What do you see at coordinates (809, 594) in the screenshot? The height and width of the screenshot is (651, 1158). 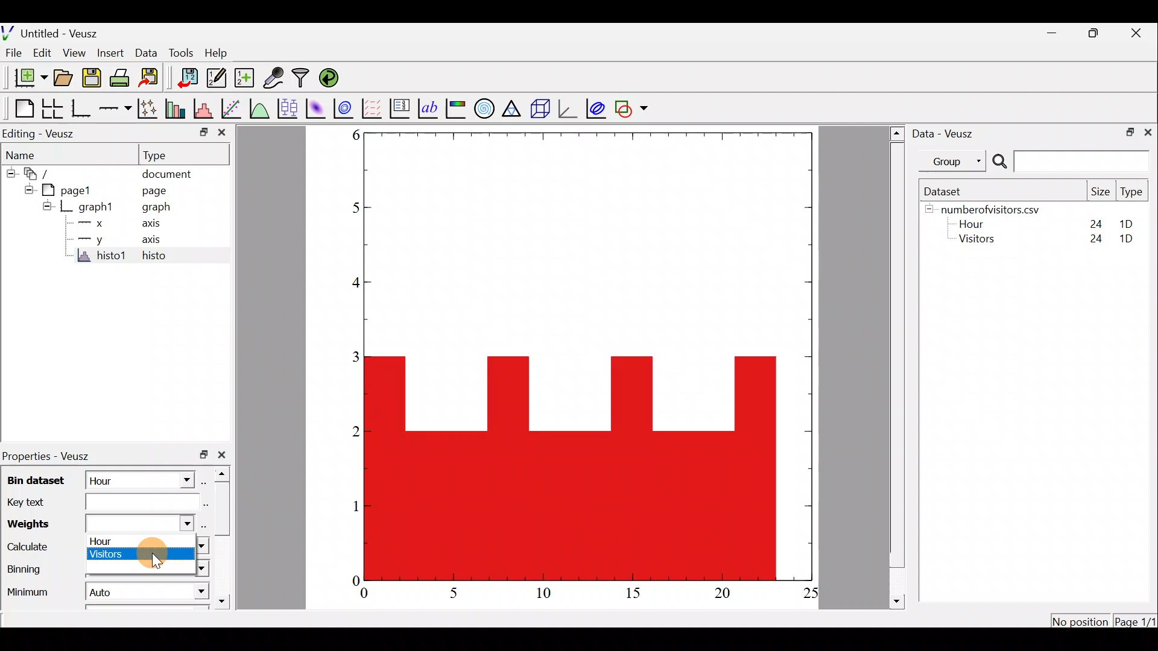 I see `25` at bounding box center [809, 594].